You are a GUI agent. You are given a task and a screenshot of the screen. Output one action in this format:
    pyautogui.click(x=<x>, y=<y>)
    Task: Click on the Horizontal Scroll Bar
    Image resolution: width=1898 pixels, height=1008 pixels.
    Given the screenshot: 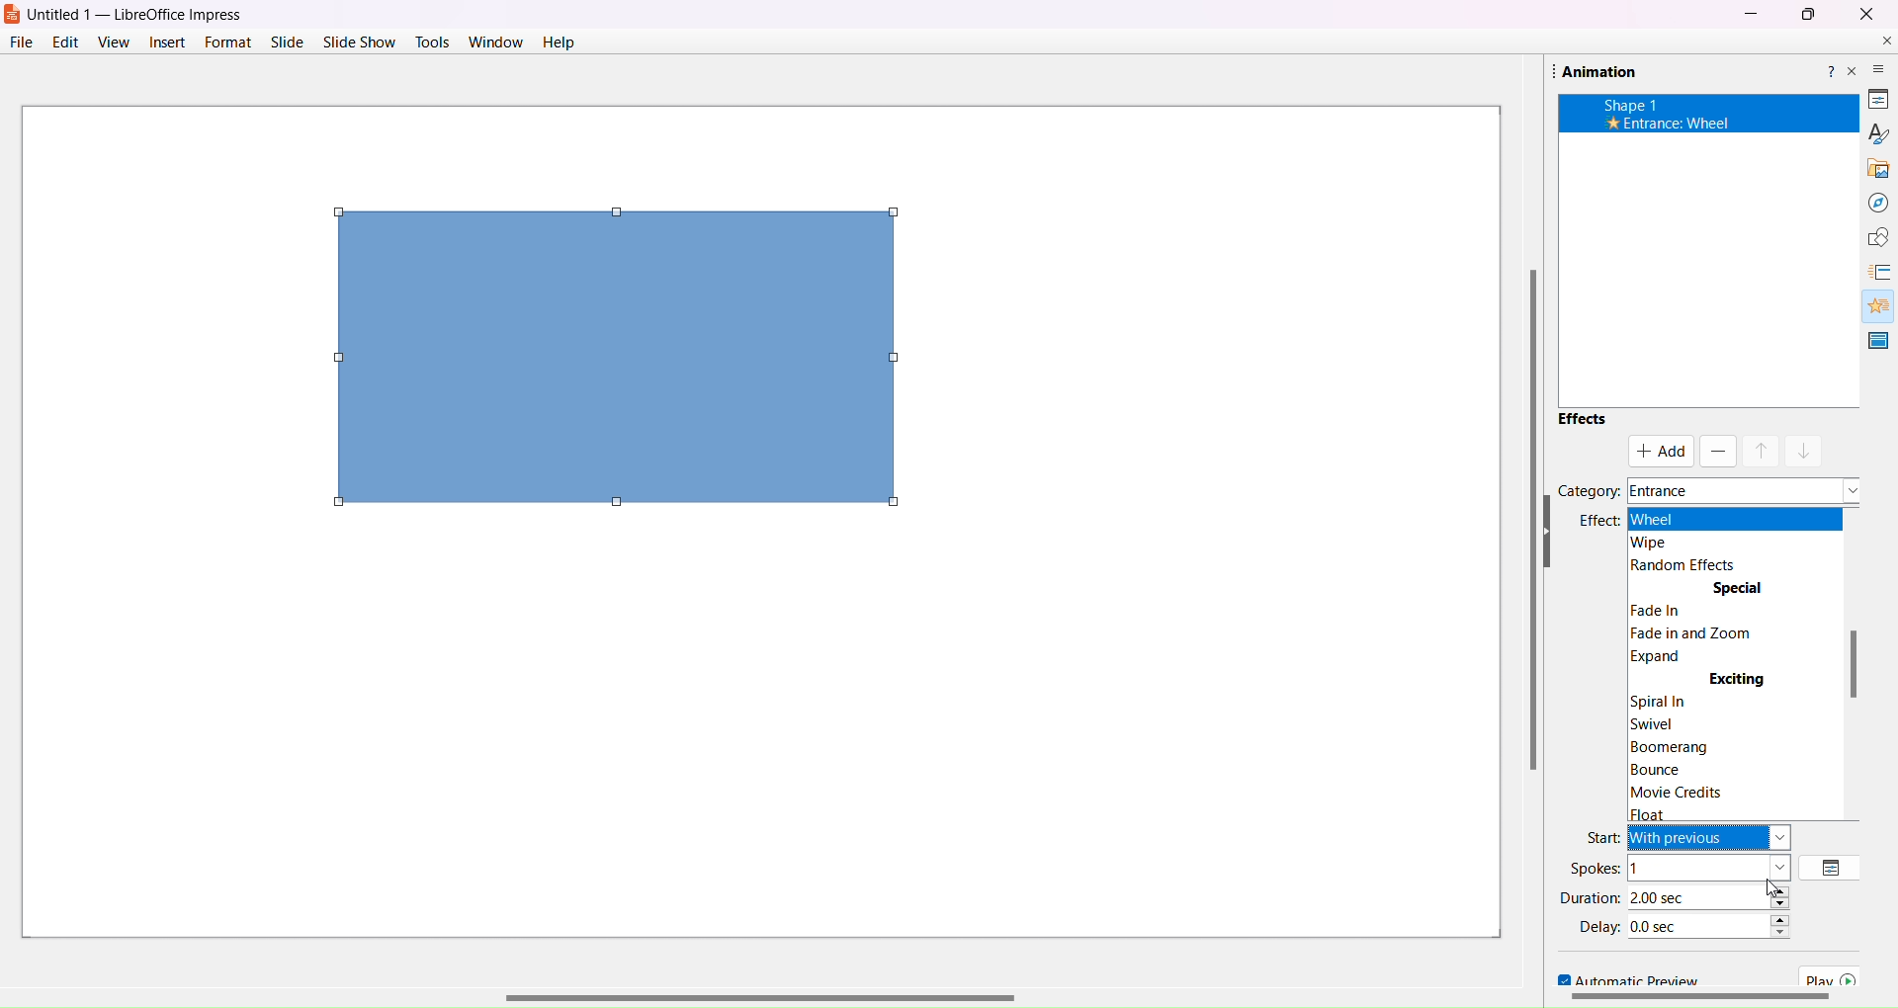 What is the action you would take?
    pyautogui.click(x=794, y=948)
    